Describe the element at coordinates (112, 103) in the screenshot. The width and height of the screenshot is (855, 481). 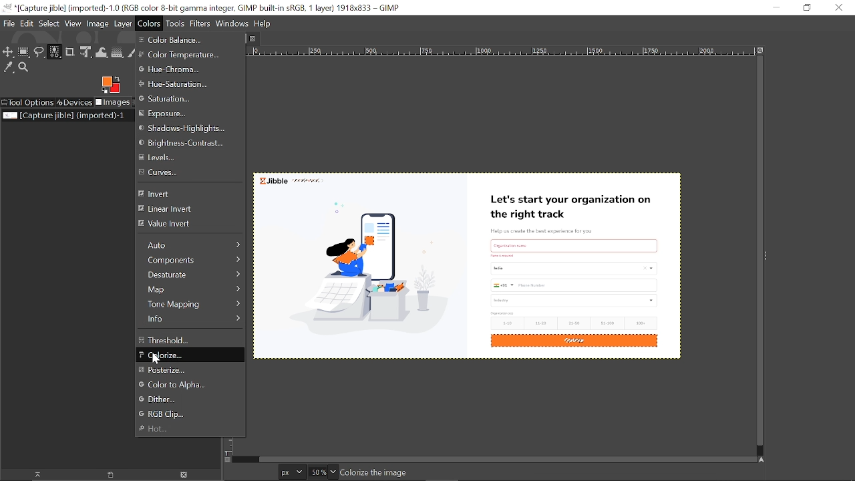
I see `Images` at that location.